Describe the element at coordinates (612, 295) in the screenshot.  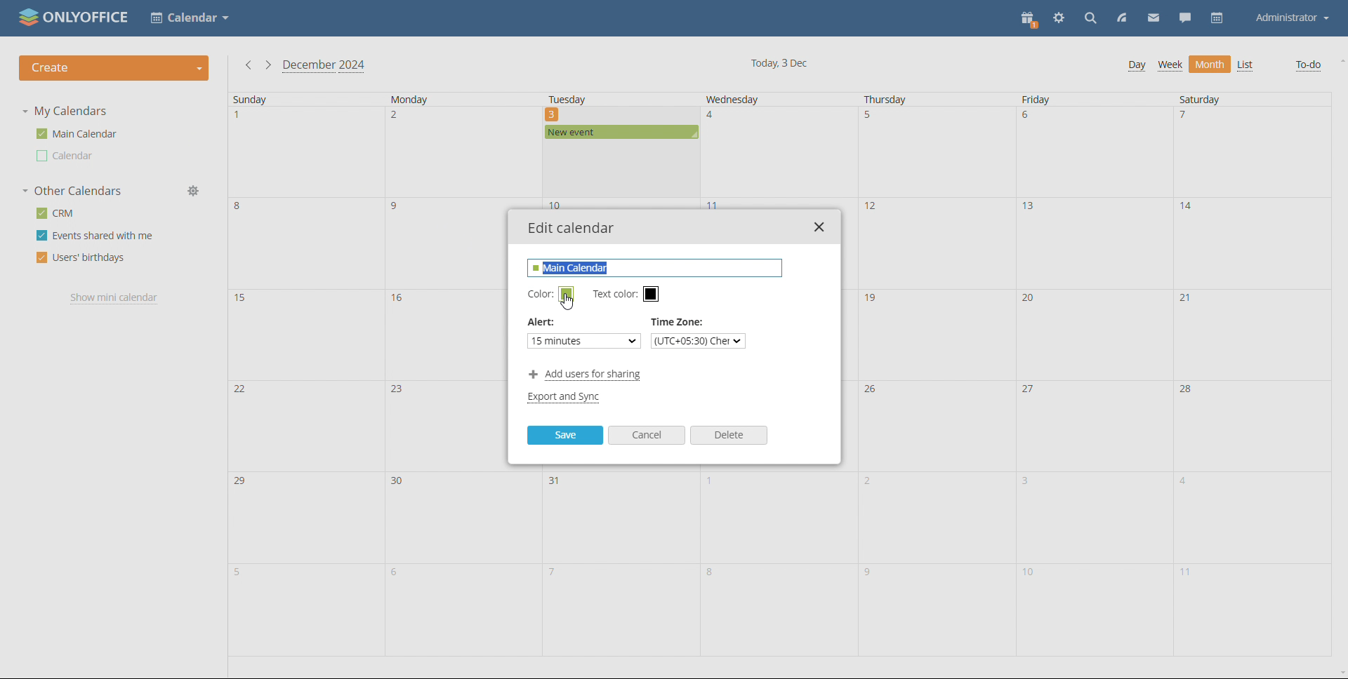
I see `Text color` at that location.